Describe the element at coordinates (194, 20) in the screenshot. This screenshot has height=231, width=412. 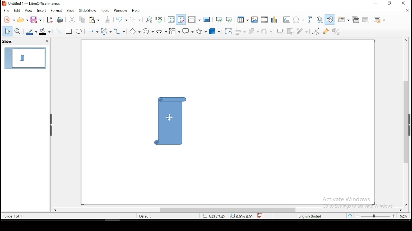
I see `display views` at that location.